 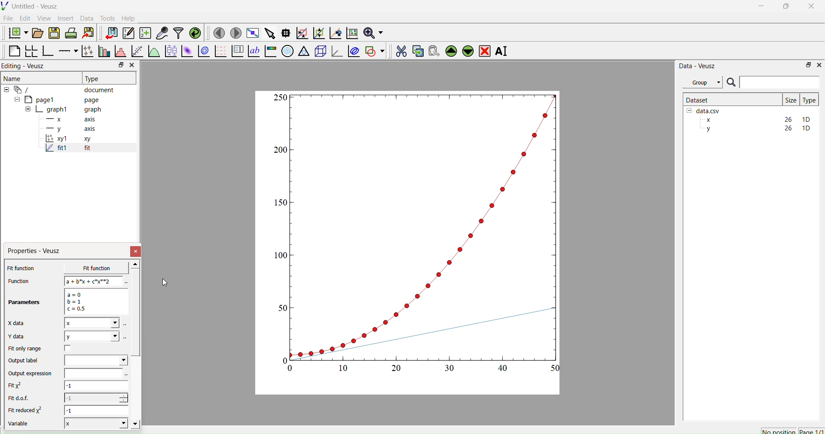 I want to click on Import data, so click(x=109, y=33).